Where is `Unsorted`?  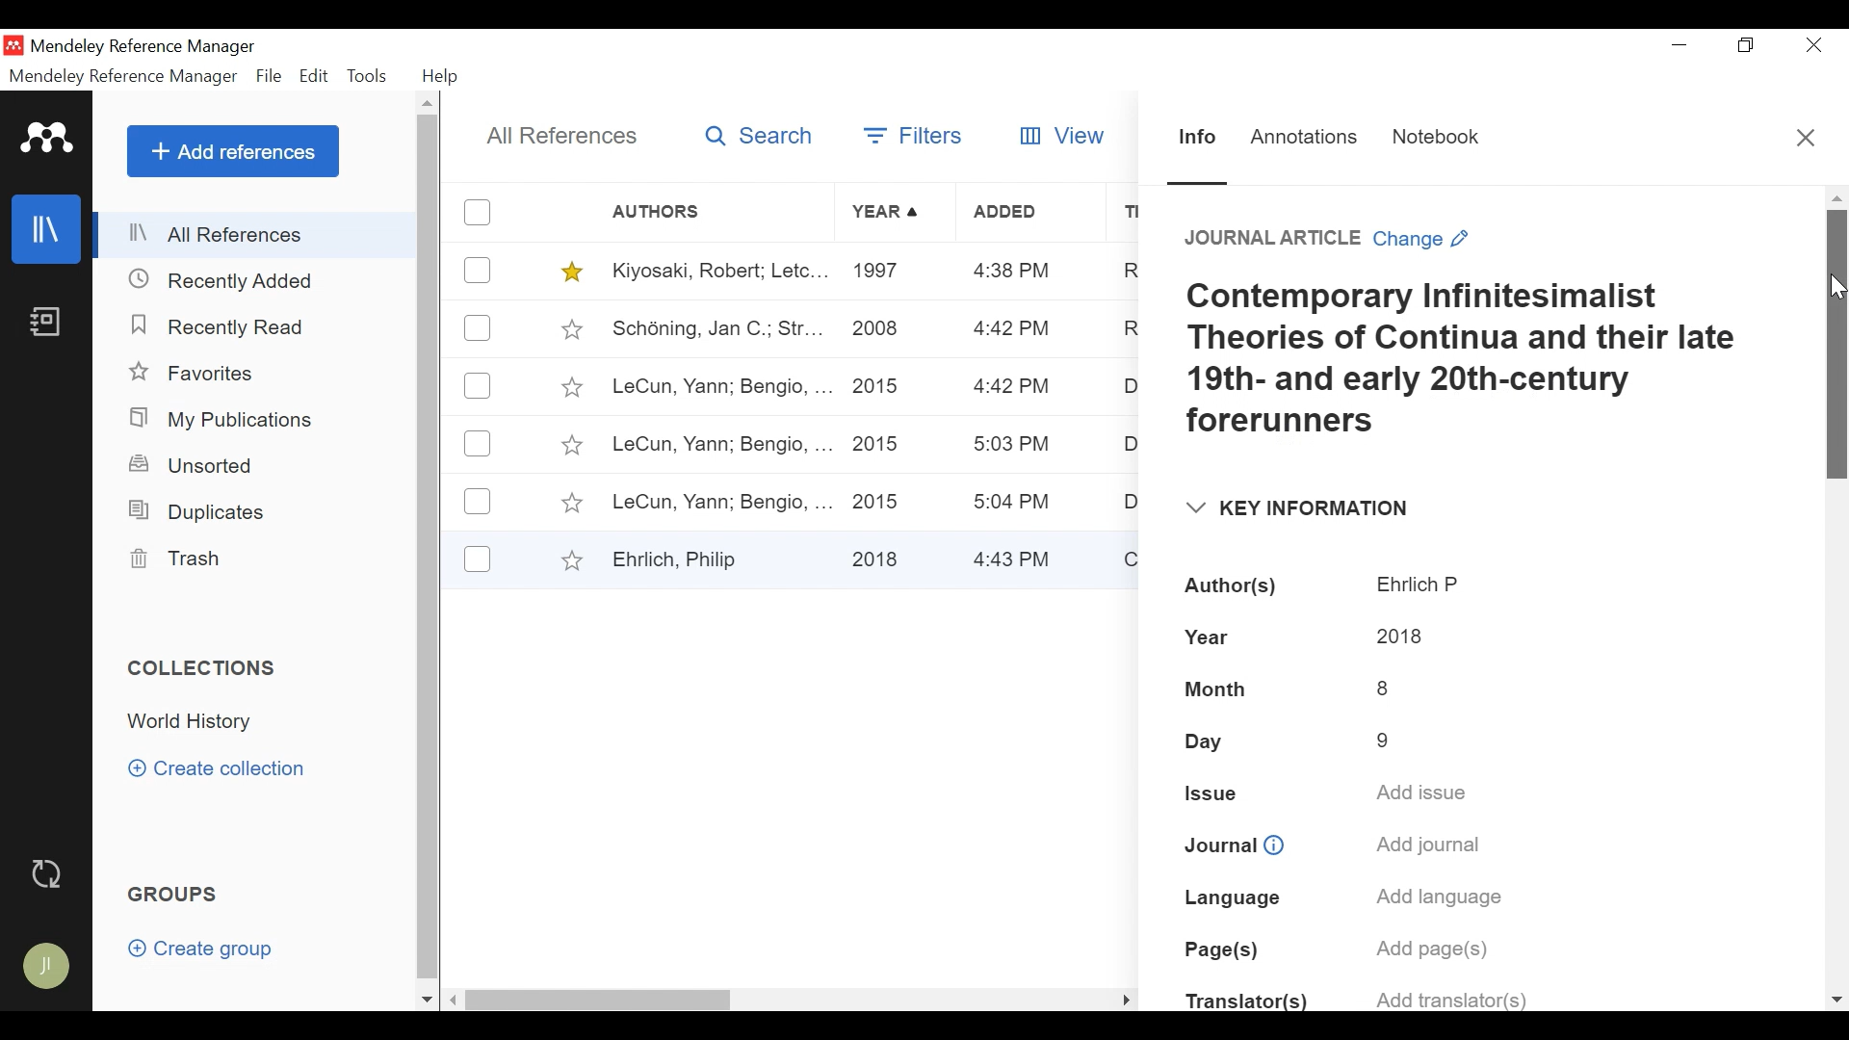
Unsorted is located at coordinates (192, 467).